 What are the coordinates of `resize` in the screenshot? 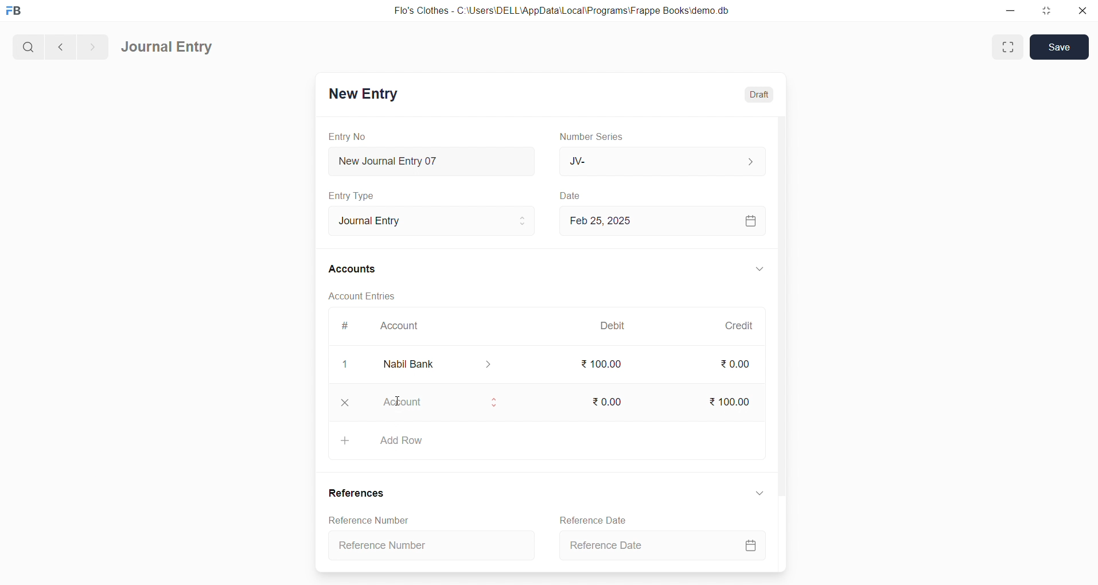 It's located at (1045, 11).